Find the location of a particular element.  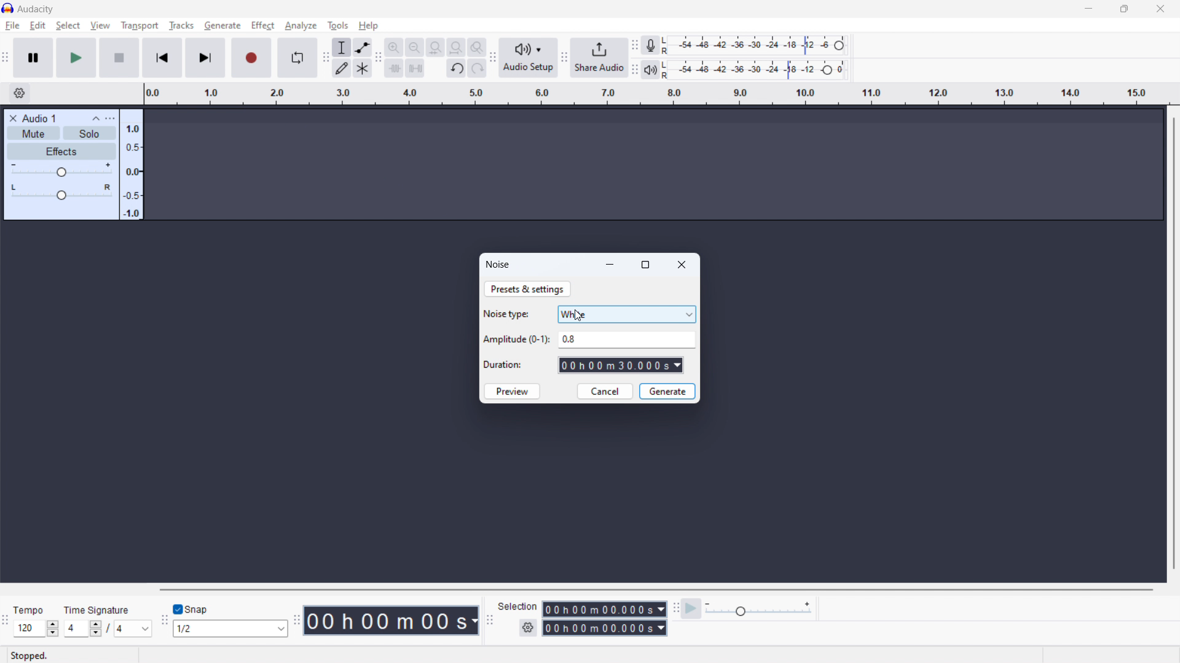

undo is located at coordinates (456, 68).